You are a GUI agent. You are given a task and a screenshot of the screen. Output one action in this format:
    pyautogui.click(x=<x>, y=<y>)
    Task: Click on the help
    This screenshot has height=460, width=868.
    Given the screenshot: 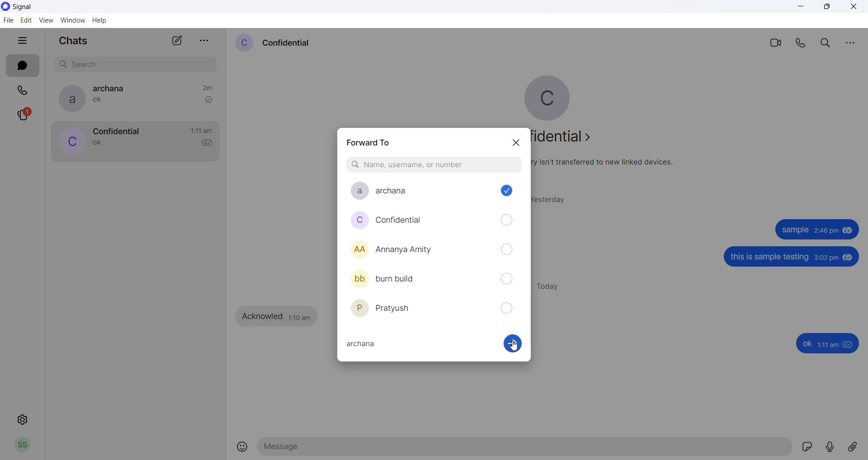 What is the action you would take?
    pyautogui.click(x=102, y=21)
    